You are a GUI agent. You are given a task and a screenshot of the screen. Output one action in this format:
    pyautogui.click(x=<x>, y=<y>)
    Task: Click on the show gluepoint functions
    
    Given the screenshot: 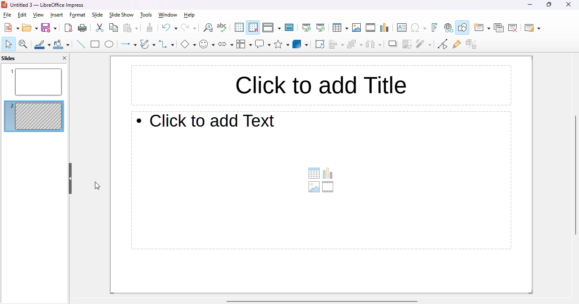 What is the action you would take?
    pyautogui.click(x=457, y=44)
    